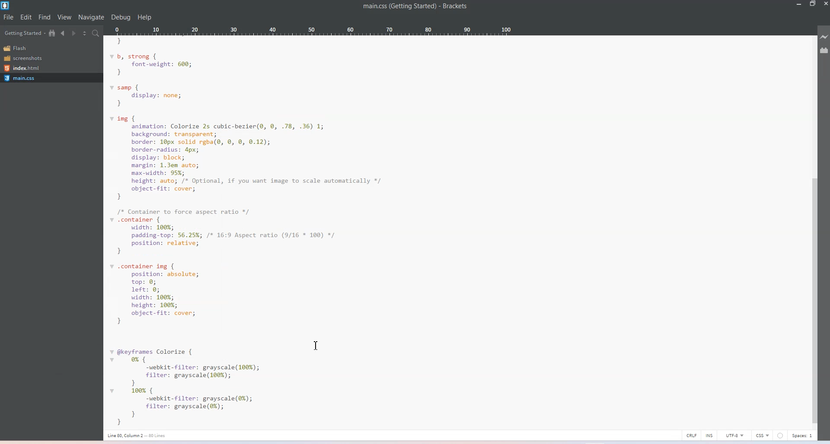 The width and height of the screenshot is (830, 444). I want to click on Edit, so click(26, 17).